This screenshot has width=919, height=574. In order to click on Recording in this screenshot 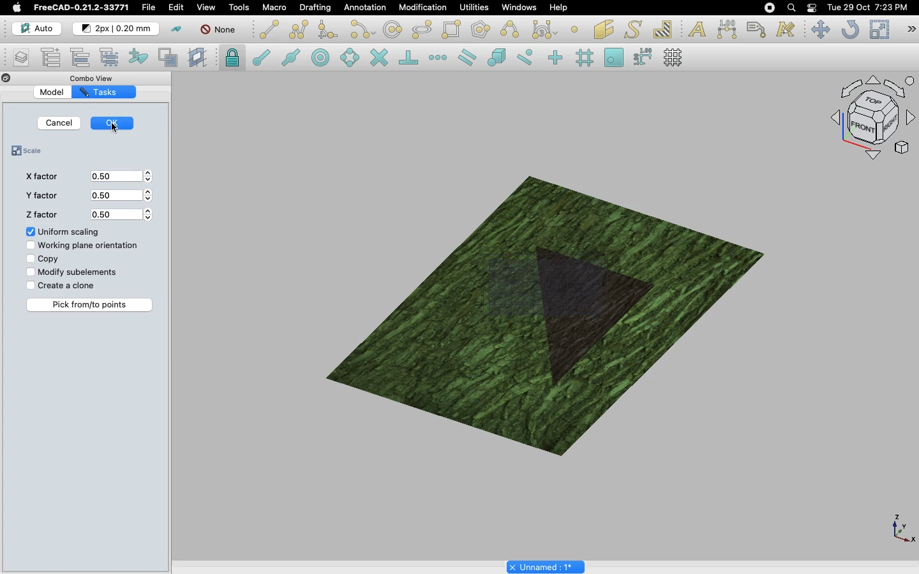, I will do `click(769, 7)`.